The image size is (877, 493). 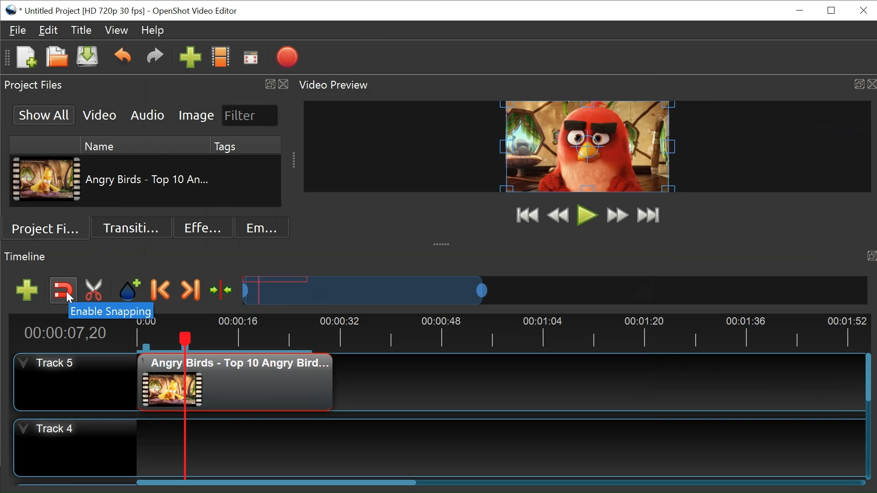 I want to click on Undo, so click(x=122, y=58).